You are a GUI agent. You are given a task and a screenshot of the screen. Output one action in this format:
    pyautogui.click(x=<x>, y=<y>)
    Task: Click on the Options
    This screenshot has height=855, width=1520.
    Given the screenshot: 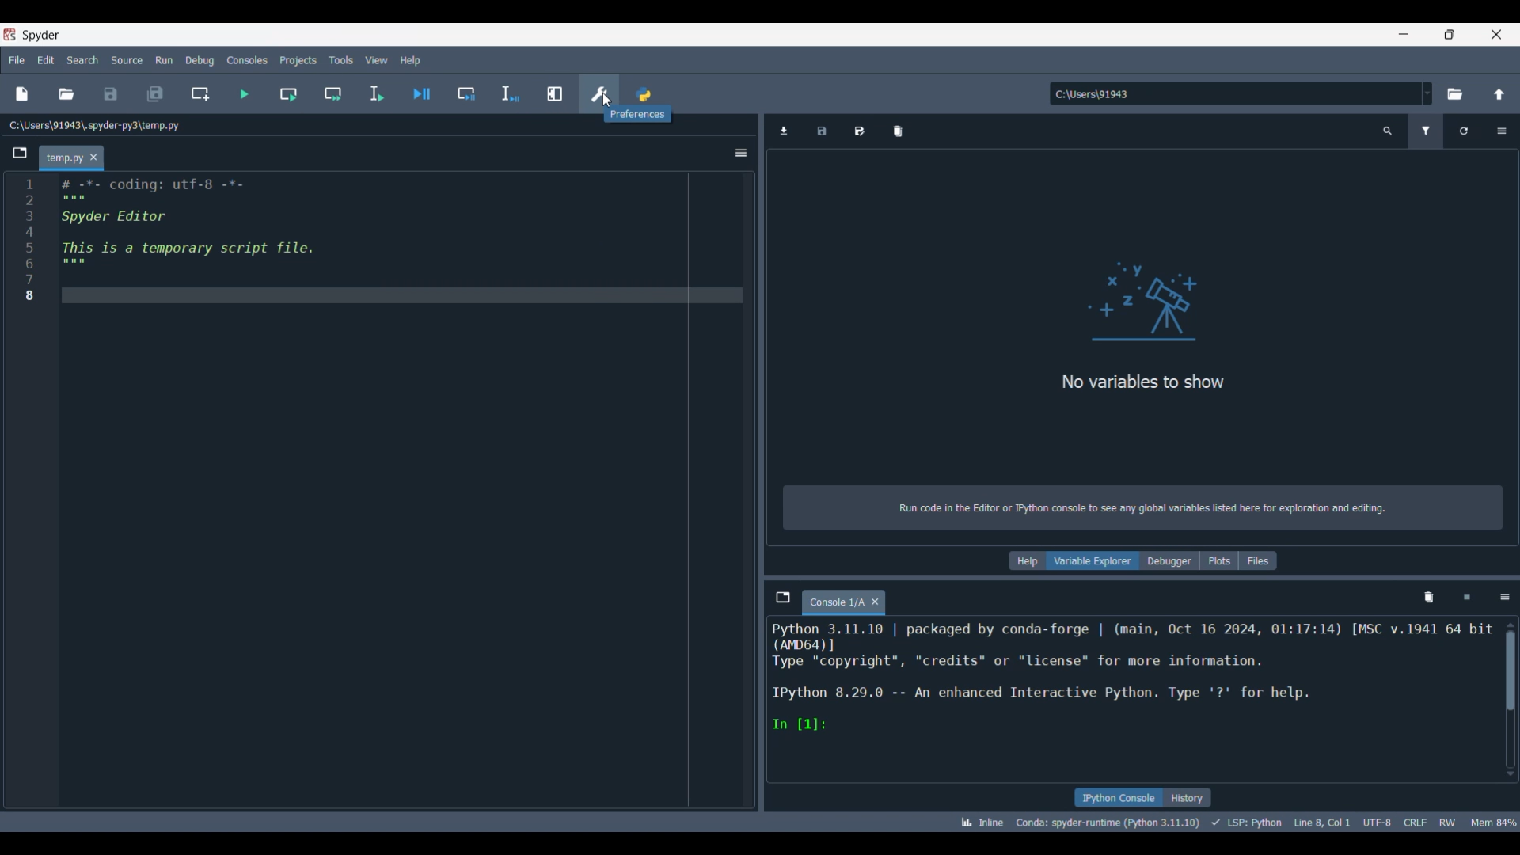 What is the action you would take?
    pyautogui.click(x=1504, y=598)
    